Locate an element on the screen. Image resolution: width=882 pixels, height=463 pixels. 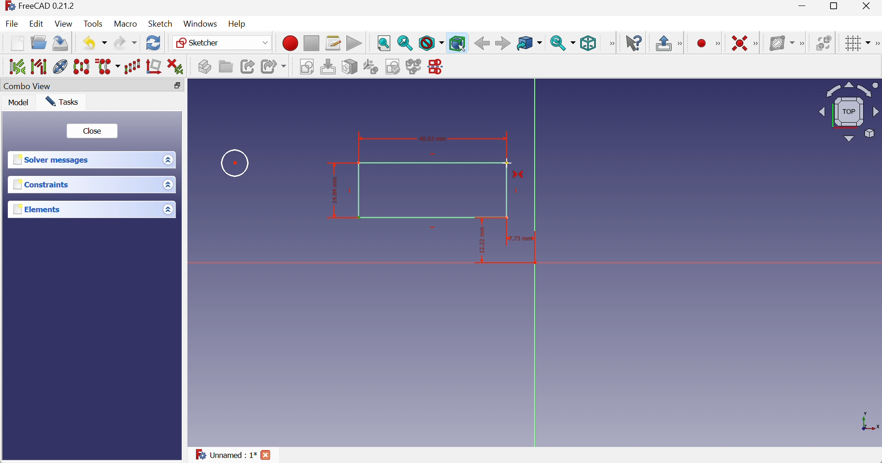
Delete all constraints is located at coordinates (176, 67).